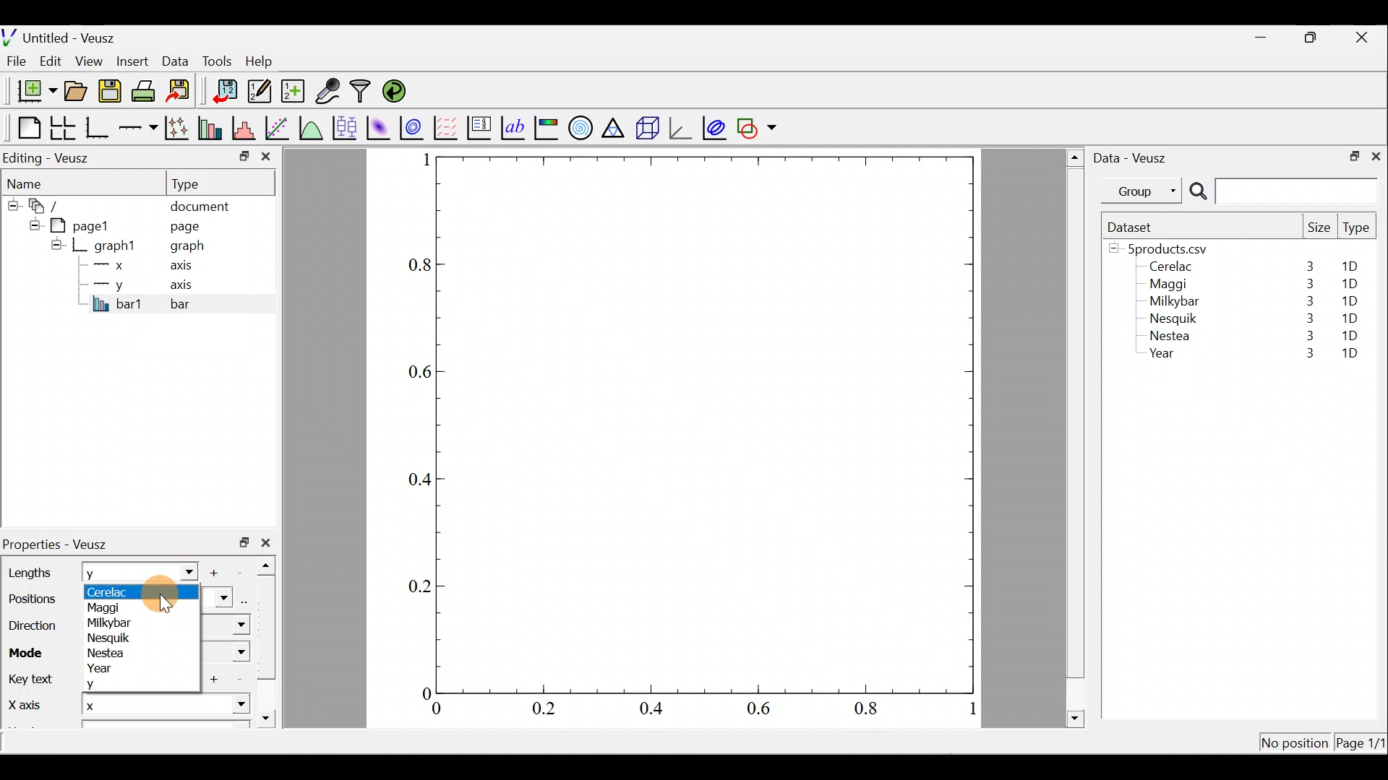  What do you see at coordinates (30, 601) in the screenshot?
I see `Positions` at bounding box center [30, 601].